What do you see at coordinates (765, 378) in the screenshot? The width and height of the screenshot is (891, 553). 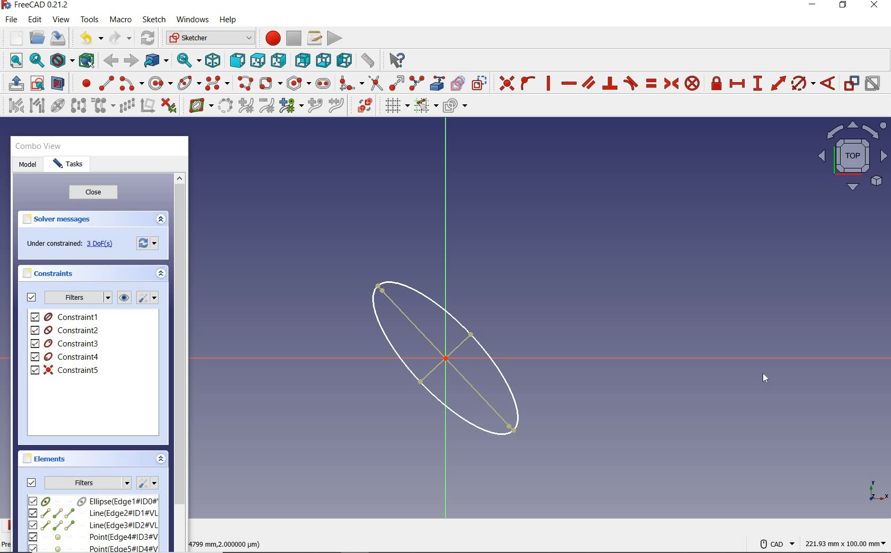 I see `cursor` at bounding box center [765, 378].